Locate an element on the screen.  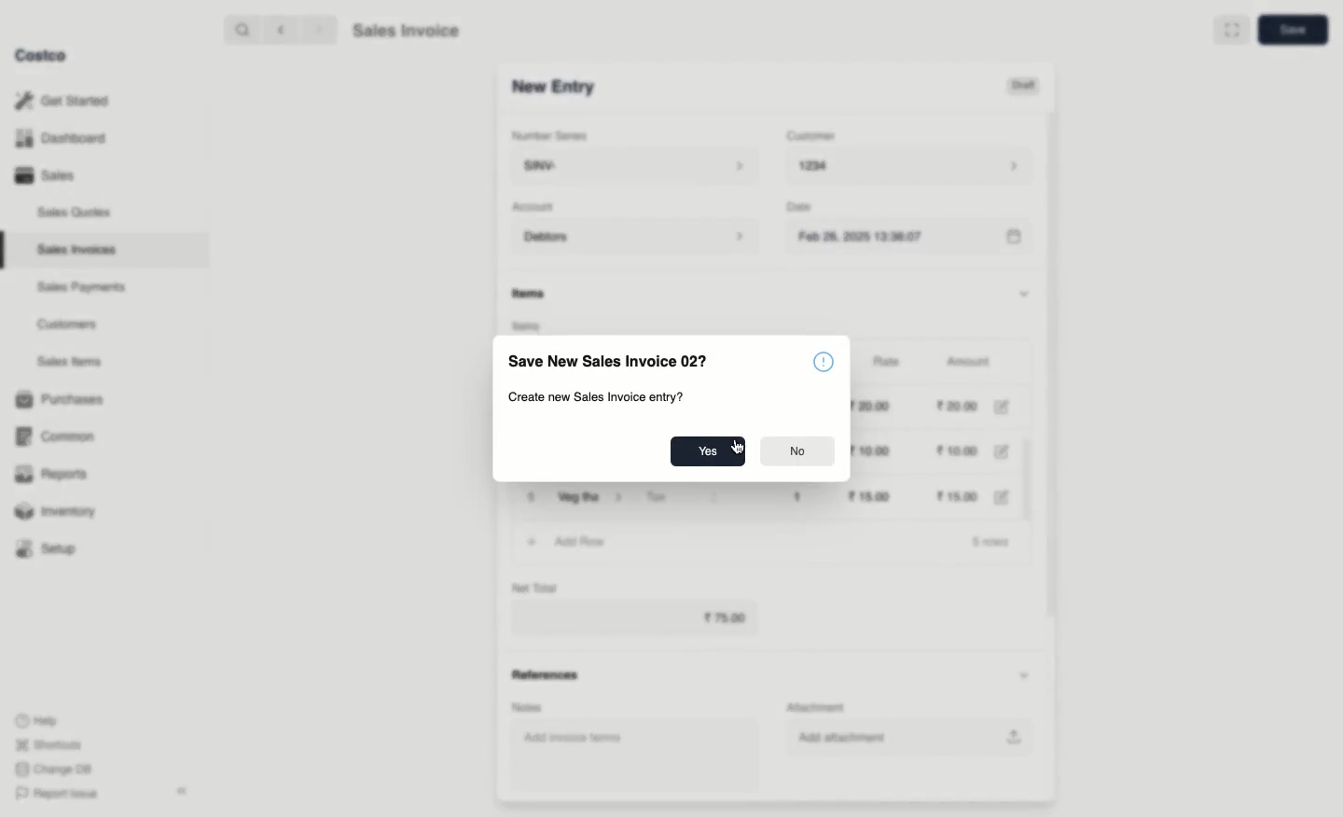
Icon is located at coordinates (826, 361).